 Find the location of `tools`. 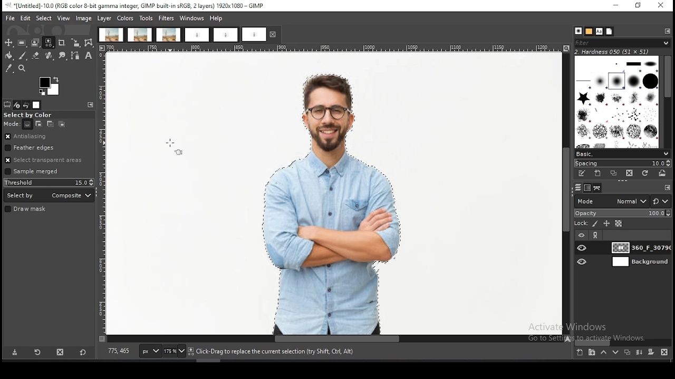

tools is located at coordinates (146, 19).